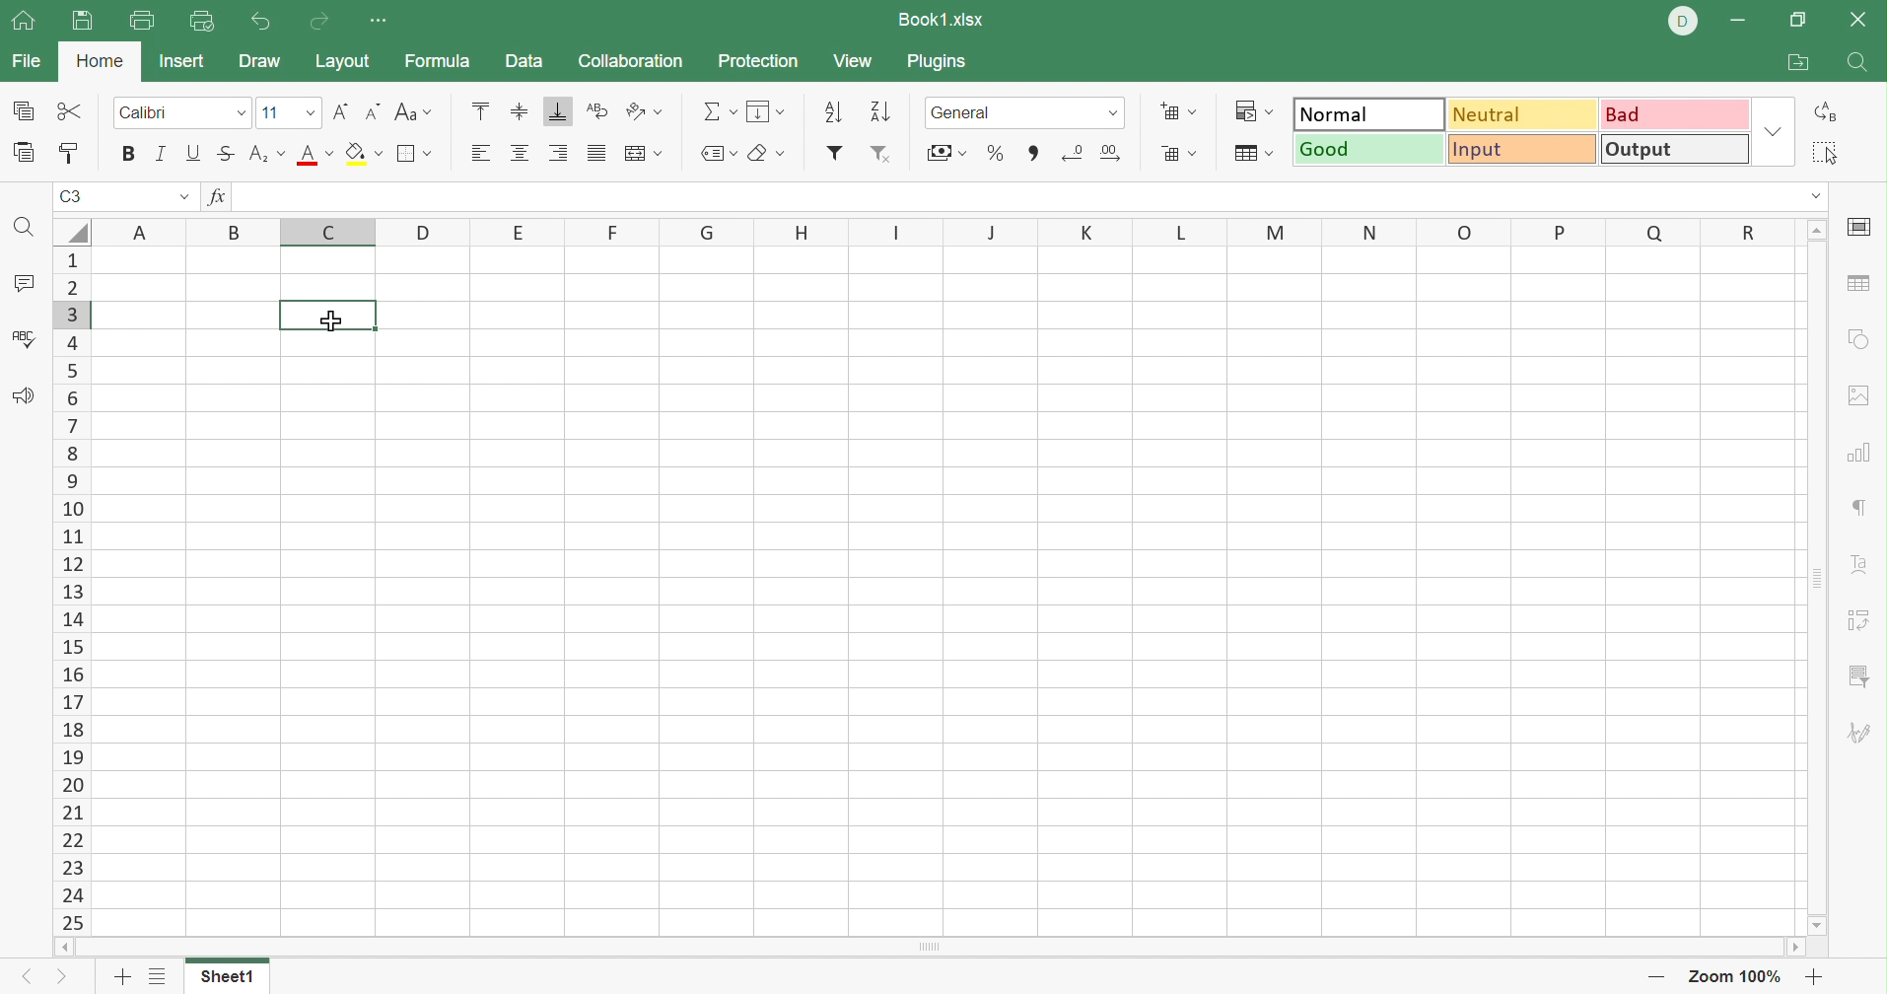  What do you see at coordinates (1005, 112) in the screenshot?
I see `General` at bounding box center [1005, 112].